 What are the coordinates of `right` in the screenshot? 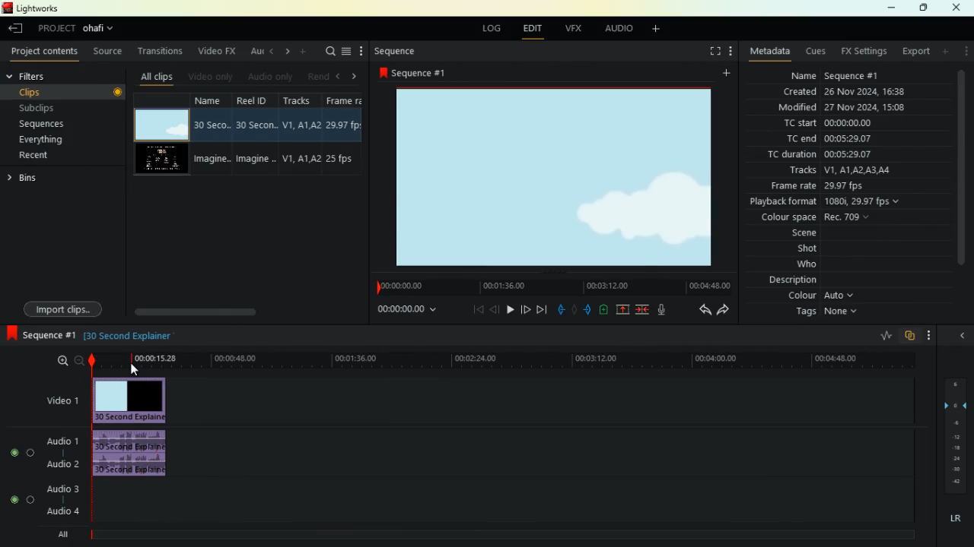 It's located at (288, 53).